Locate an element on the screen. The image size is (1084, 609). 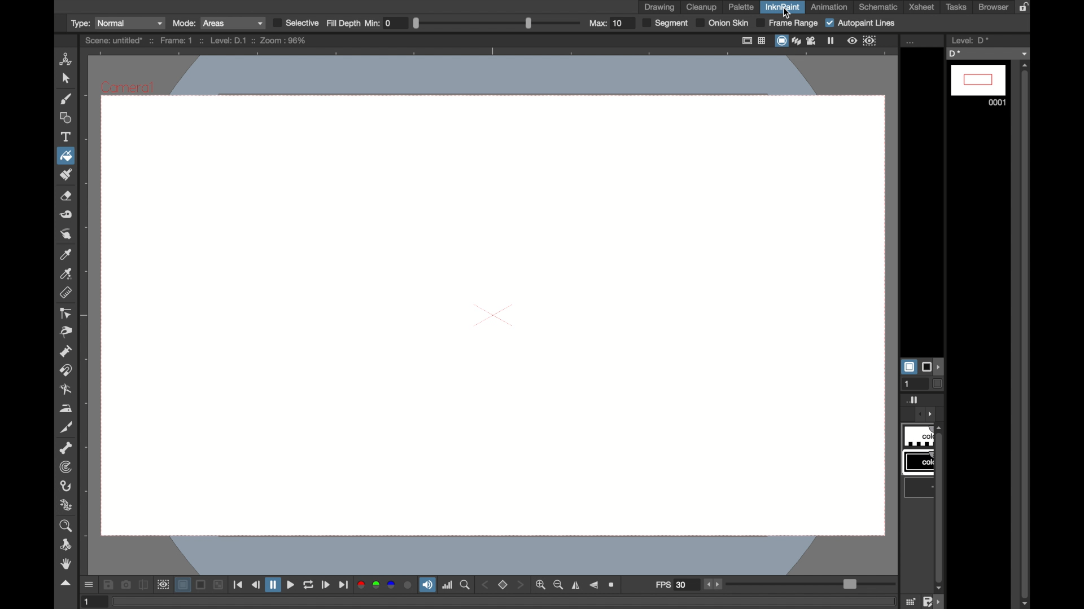
blender tool is located at coordinates (64, 390).